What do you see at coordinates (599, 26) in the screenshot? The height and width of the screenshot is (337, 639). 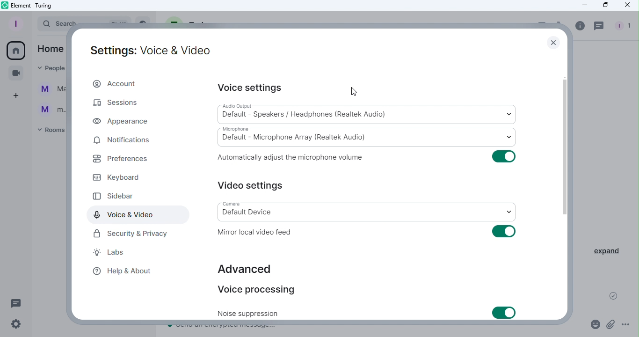 I see `Threads` at bounding box center [599, 26].